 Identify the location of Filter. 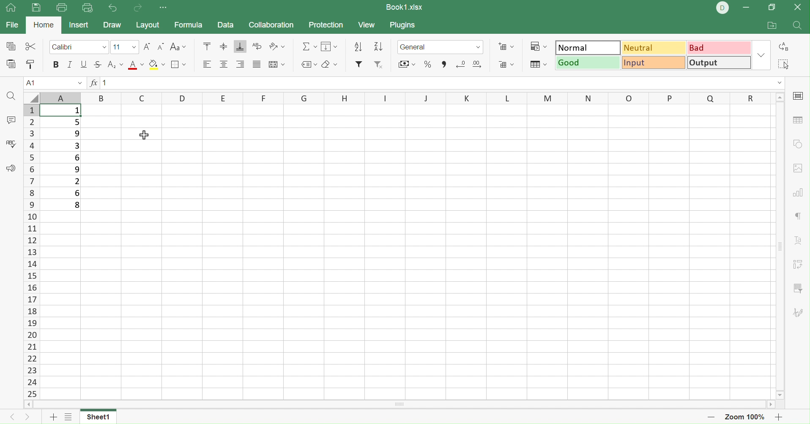
(359, 64).